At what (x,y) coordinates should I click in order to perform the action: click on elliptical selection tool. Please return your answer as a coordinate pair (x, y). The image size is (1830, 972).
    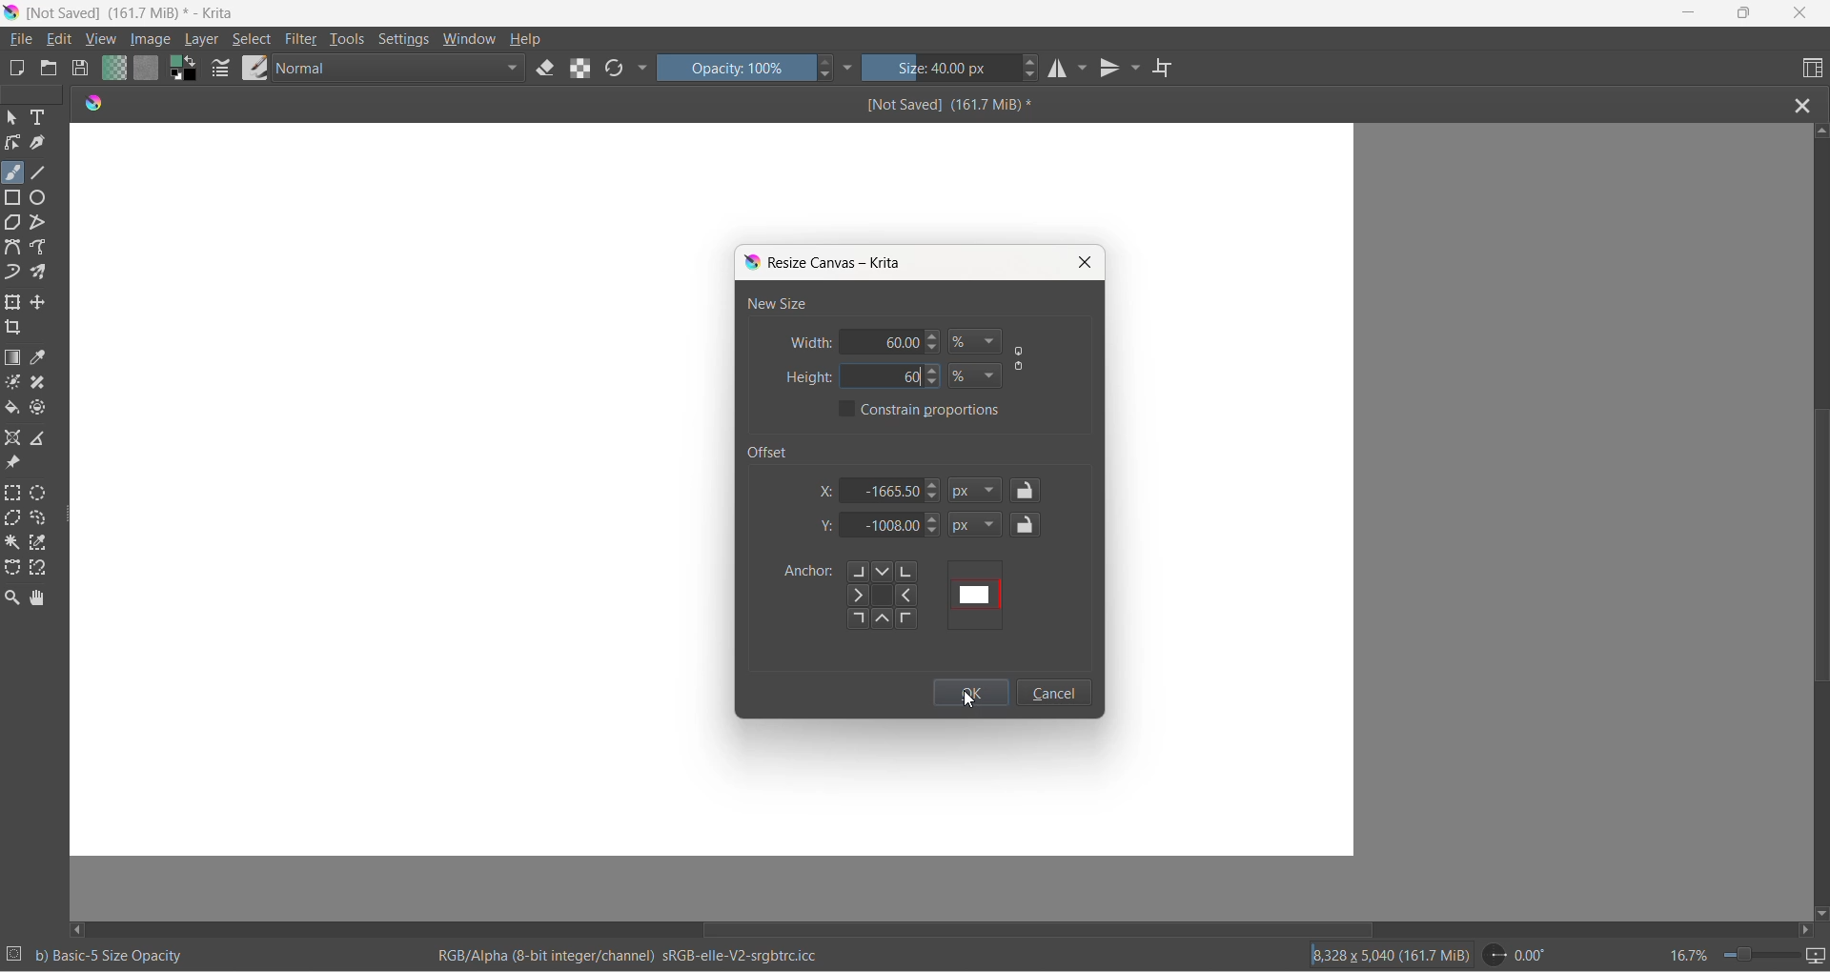
    Looking at the image, I should click on (43, 493).